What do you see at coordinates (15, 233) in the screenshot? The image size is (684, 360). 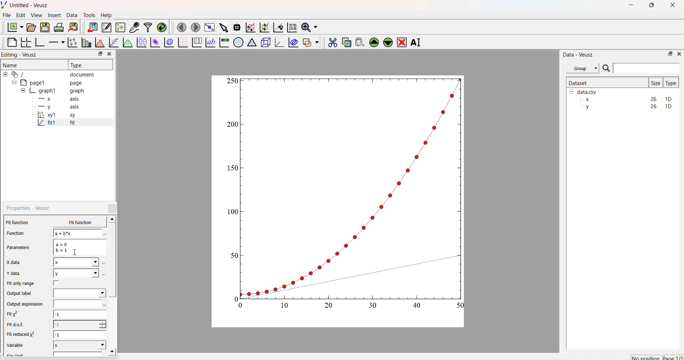 I see `Function` at bounding box center [15, 233].